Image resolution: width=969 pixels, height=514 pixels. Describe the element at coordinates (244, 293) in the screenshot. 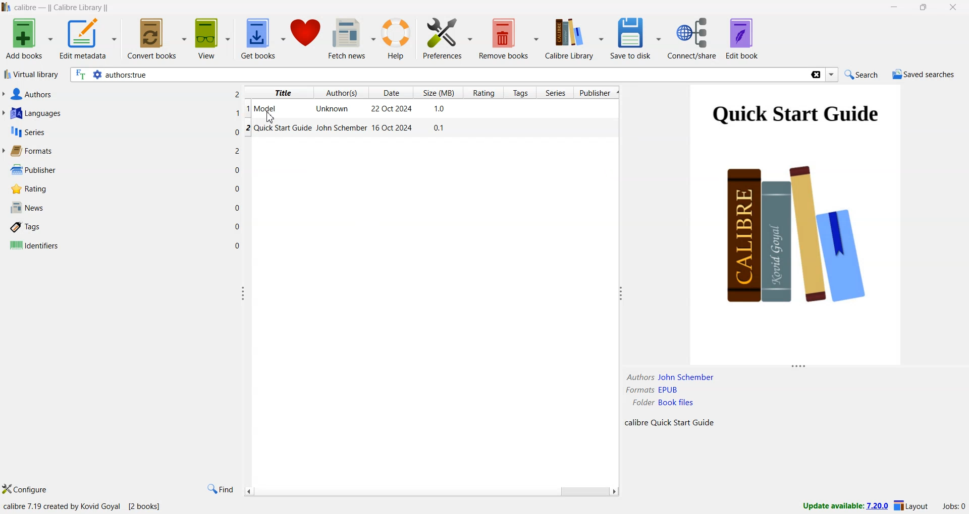

I see `customize width` at that location.